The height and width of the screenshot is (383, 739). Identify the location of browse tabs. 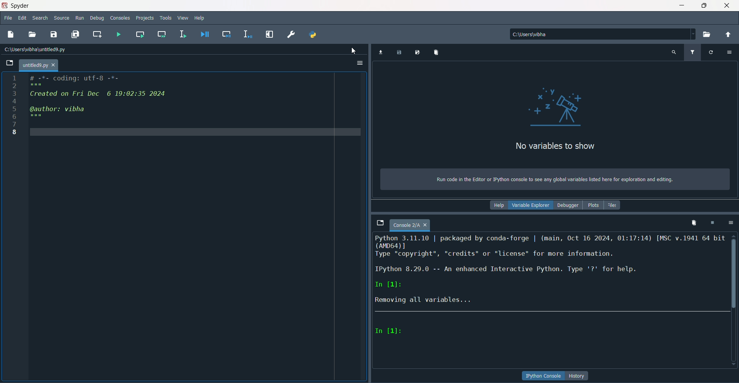
(380, 223).